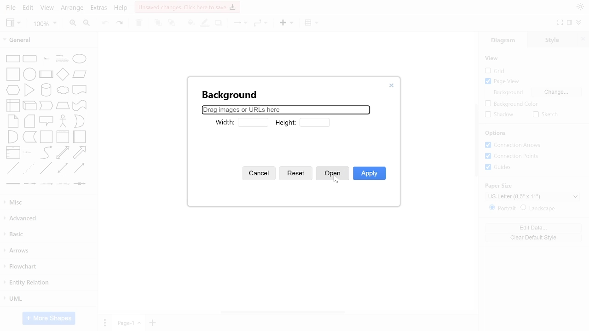 The image size is (589, 331). What do you see at coordinates (508, 92) in the screenshot?
I see `text` at bounding box center [508, 92].